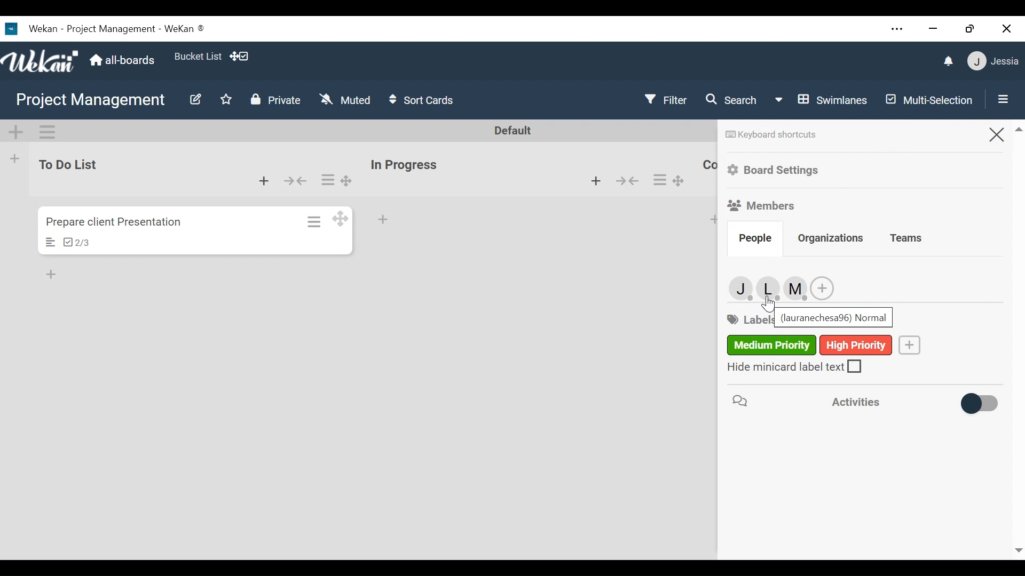 The width and height of the screenshot is (1025, 576). What do you see at coordinates (777, 170) in the screenshot?
I see `Board settings` at bounding box center [777, 170].